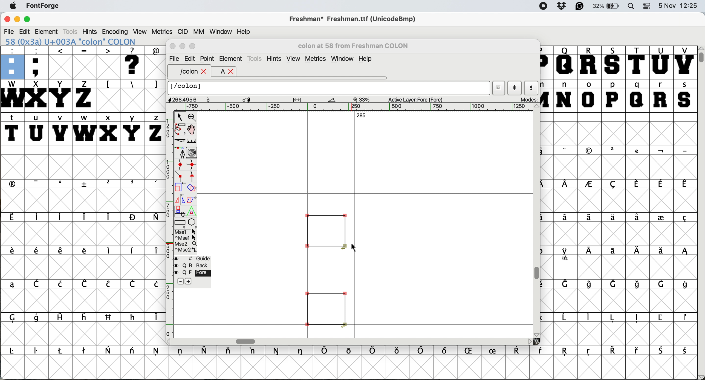 The image size is (705, 380). What do you see at coordinates (256, 58) in the screenshot?
I see `tools` at bounding box center [256, 58].